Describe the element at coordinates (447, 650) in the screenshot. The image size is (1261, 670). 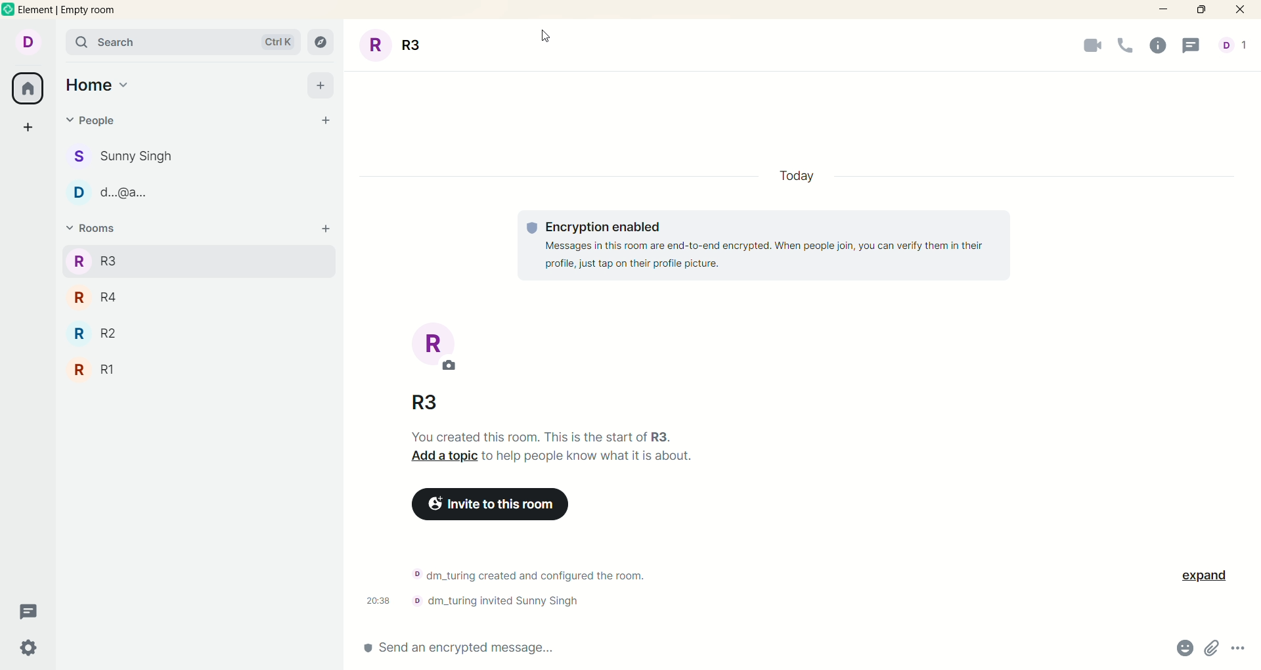
I see `® Send an encrypted message...` at that location.